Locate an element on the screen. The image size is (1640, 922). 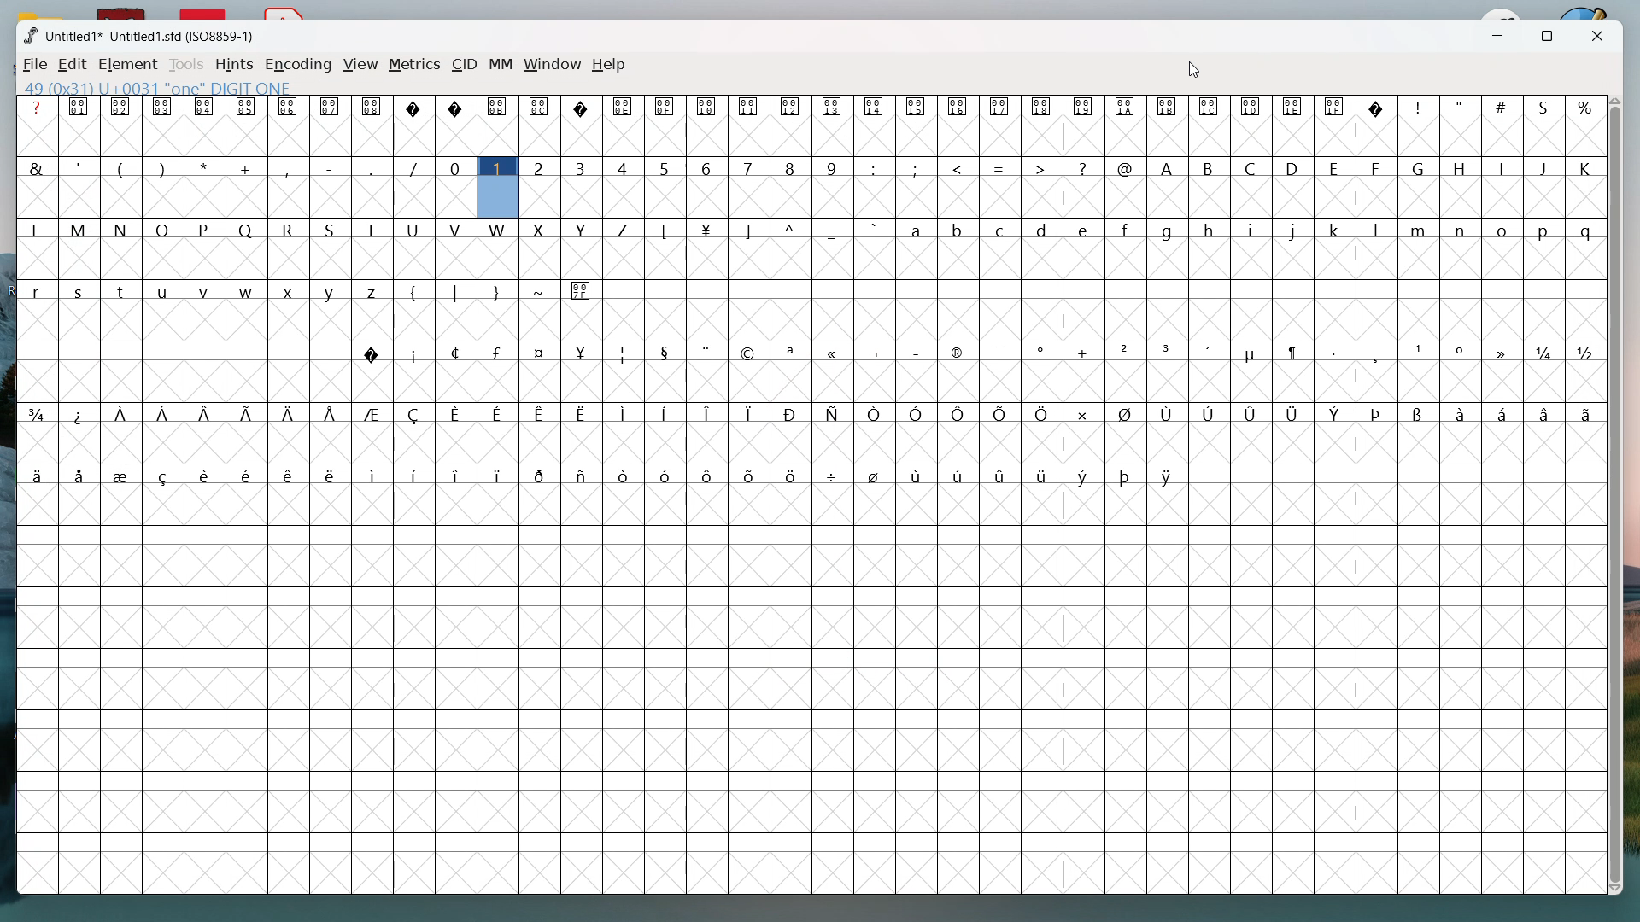
j is located at coordinates (1295, 230).